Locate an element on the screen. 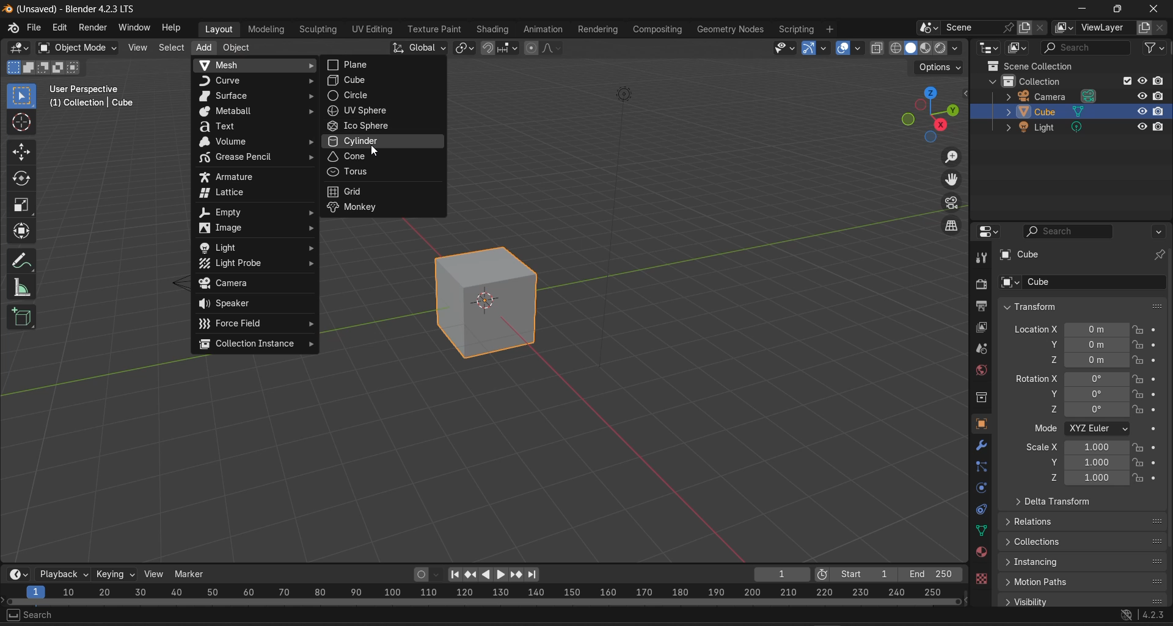 The height and width of the screenshot is (626, 1173). layout is located at coordinates (219, 29).